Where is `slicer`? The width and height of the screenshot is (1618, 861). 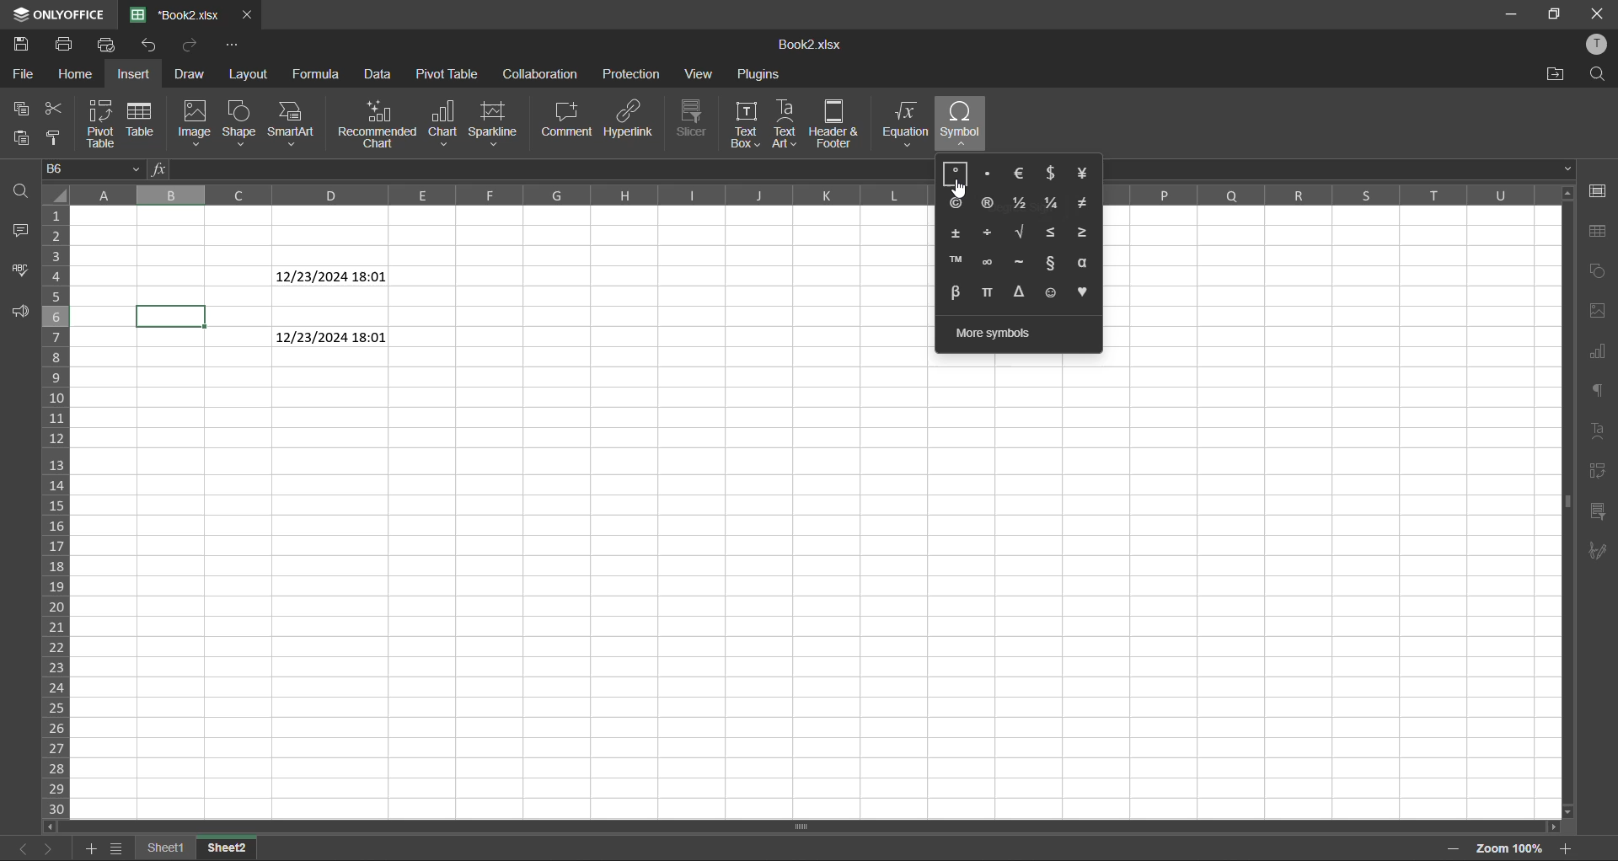
slicer is located at coordinates (1599, 513).